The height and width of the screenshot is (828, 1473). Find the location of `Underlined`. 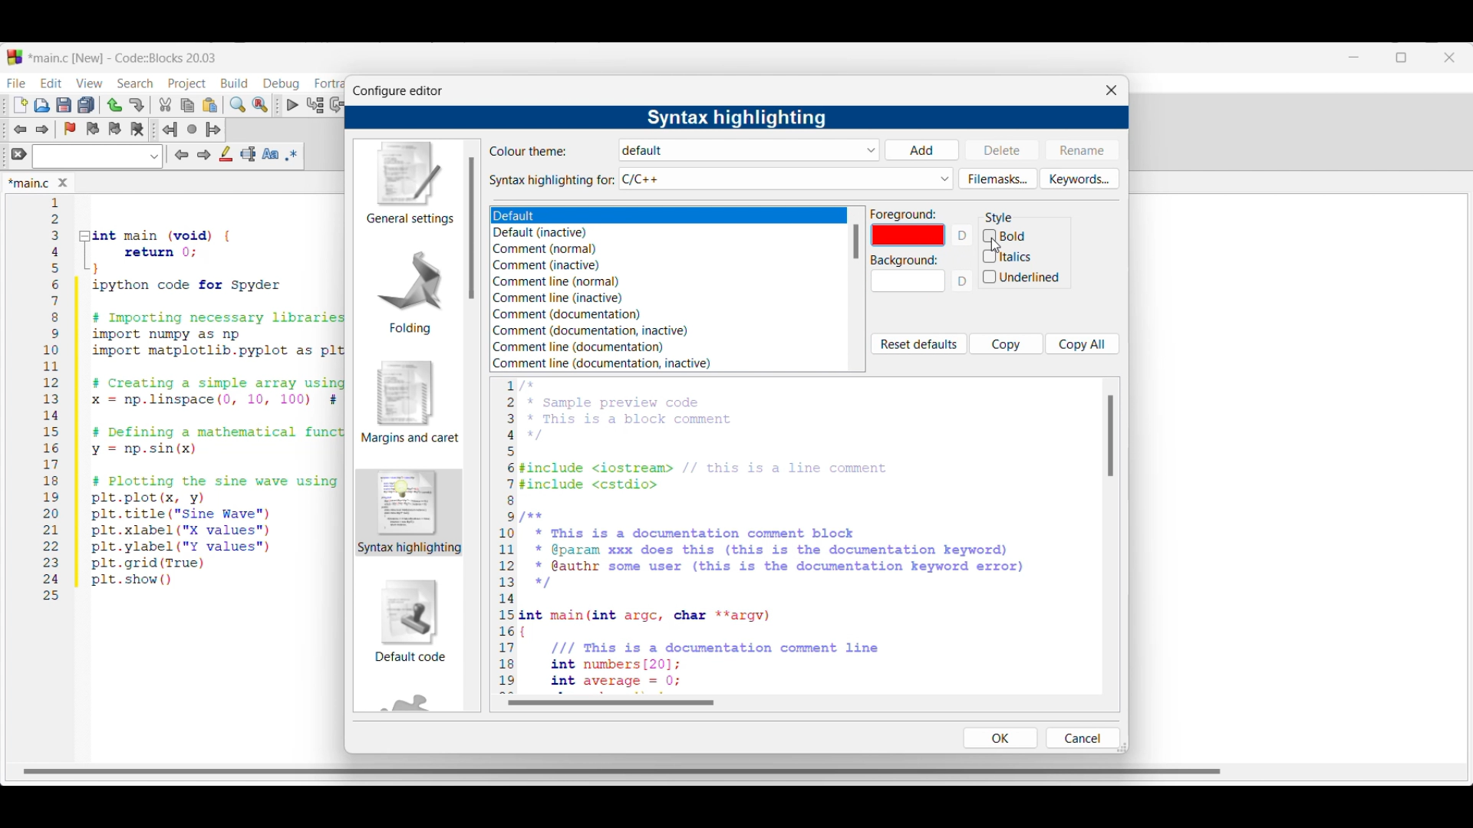

Underlined is located at coordinates (1023, 278).